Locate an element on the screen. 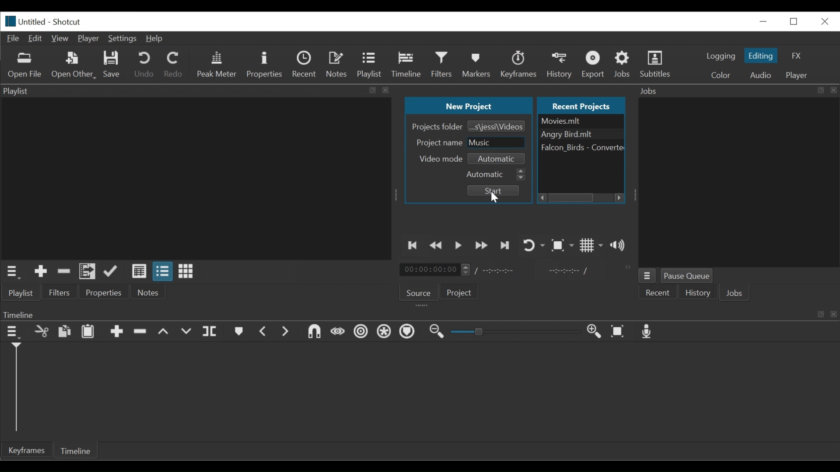 This screenshot has height=472, width=840. Redo is located at coordinates (175, 65).